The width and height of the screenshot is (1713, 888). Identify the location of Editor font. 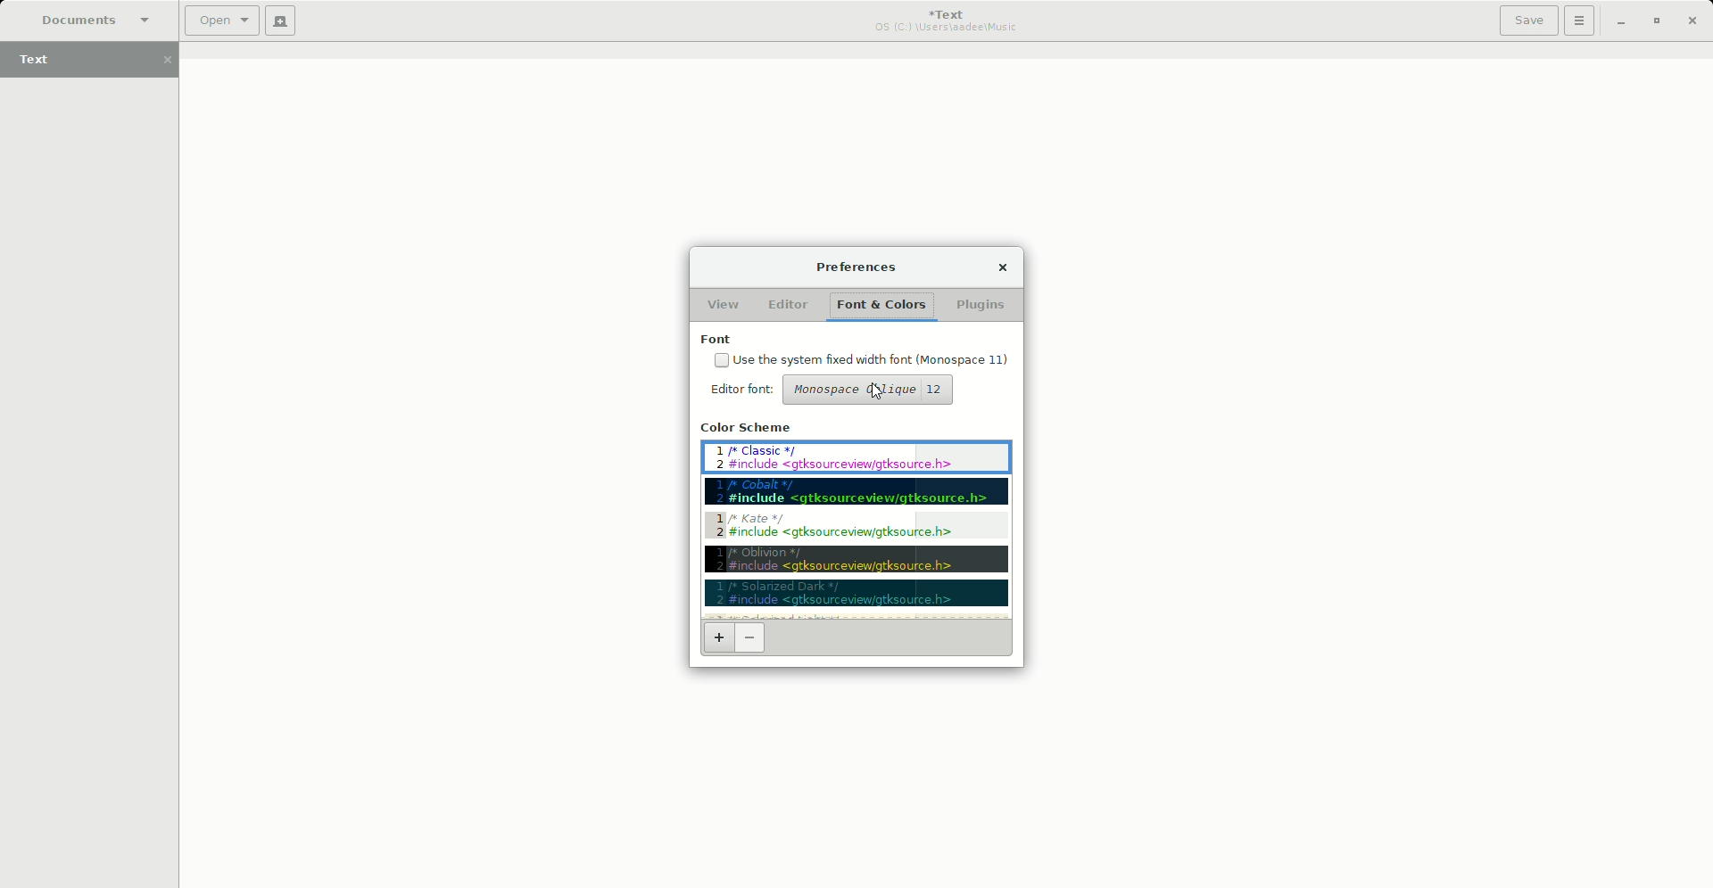
(746, 391).